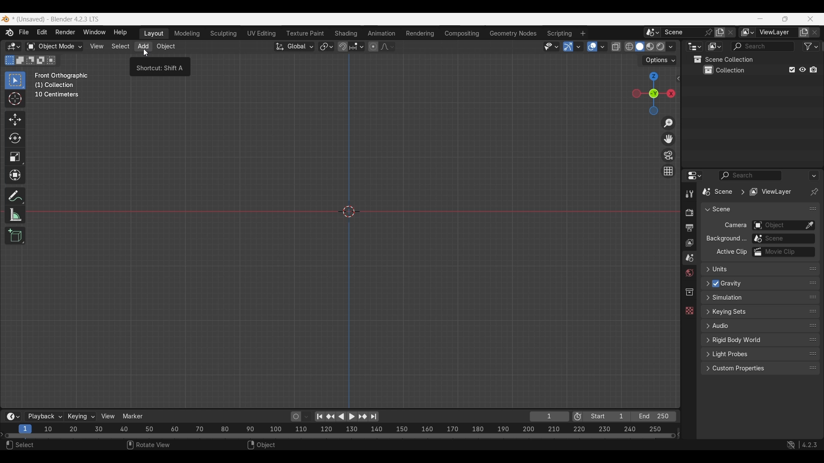  I want to click on Active movie clip, so click(783, 252).